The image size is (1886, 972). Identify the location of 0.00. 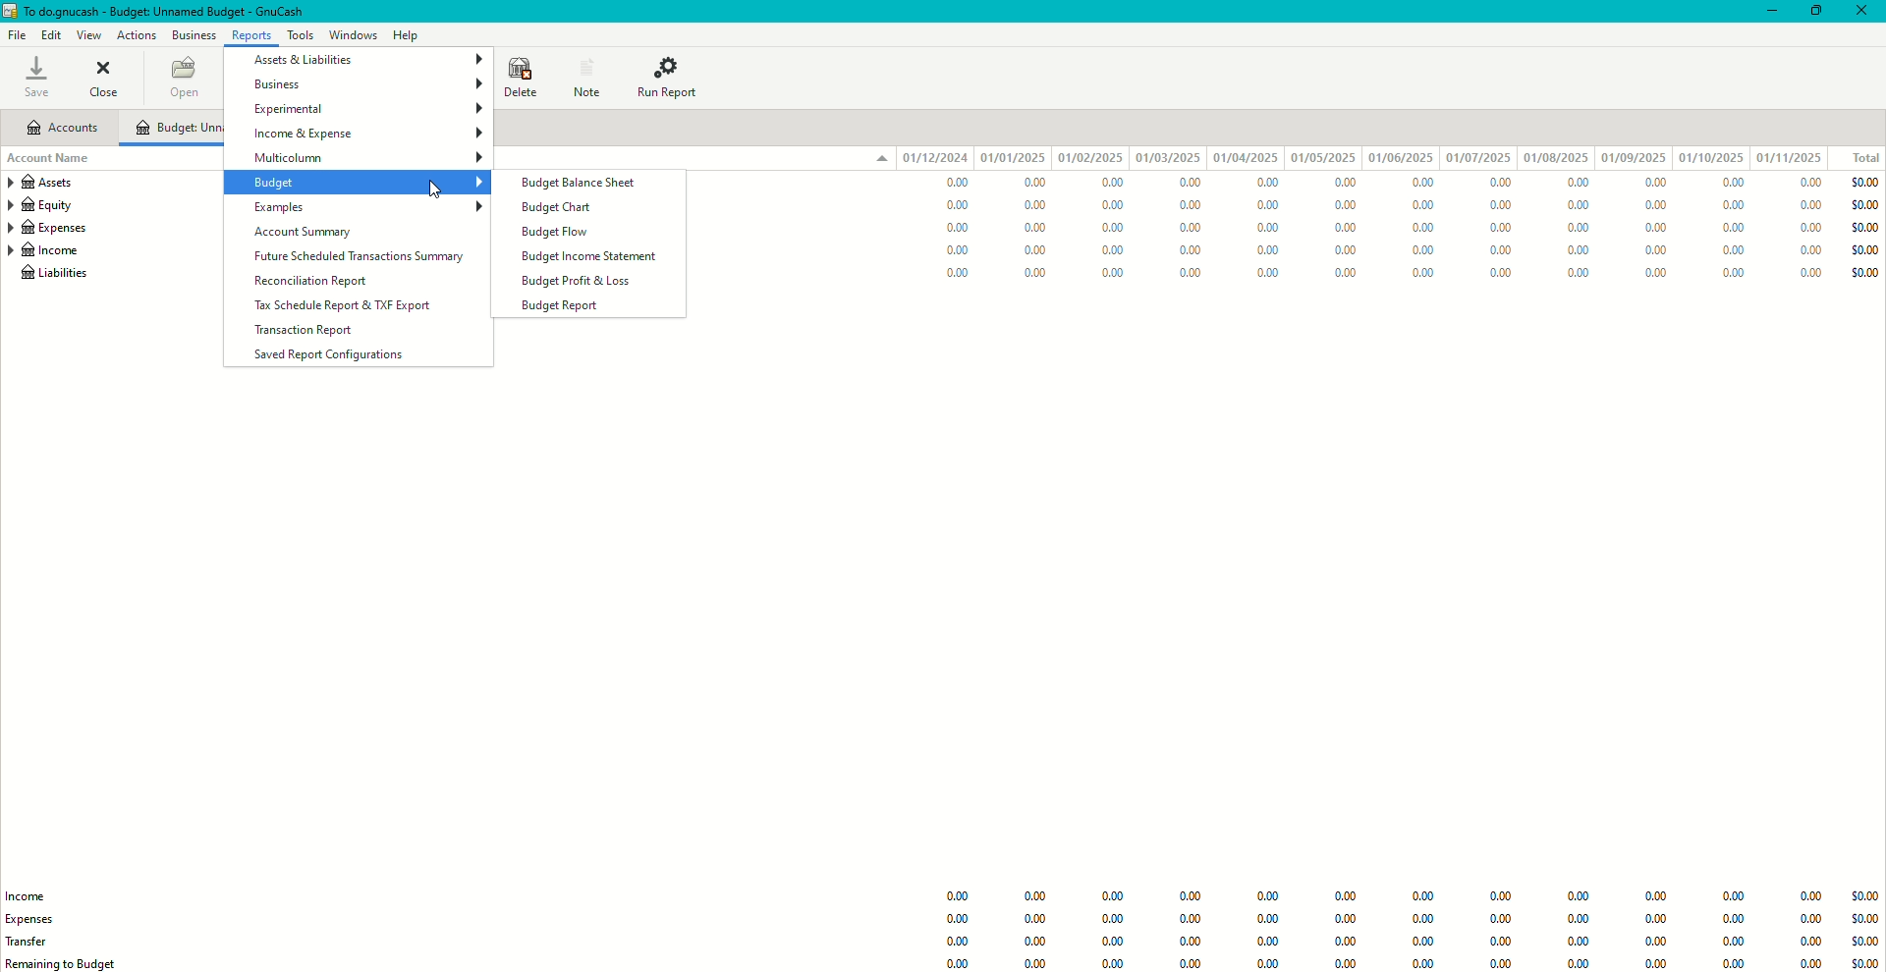
(1269, 942).